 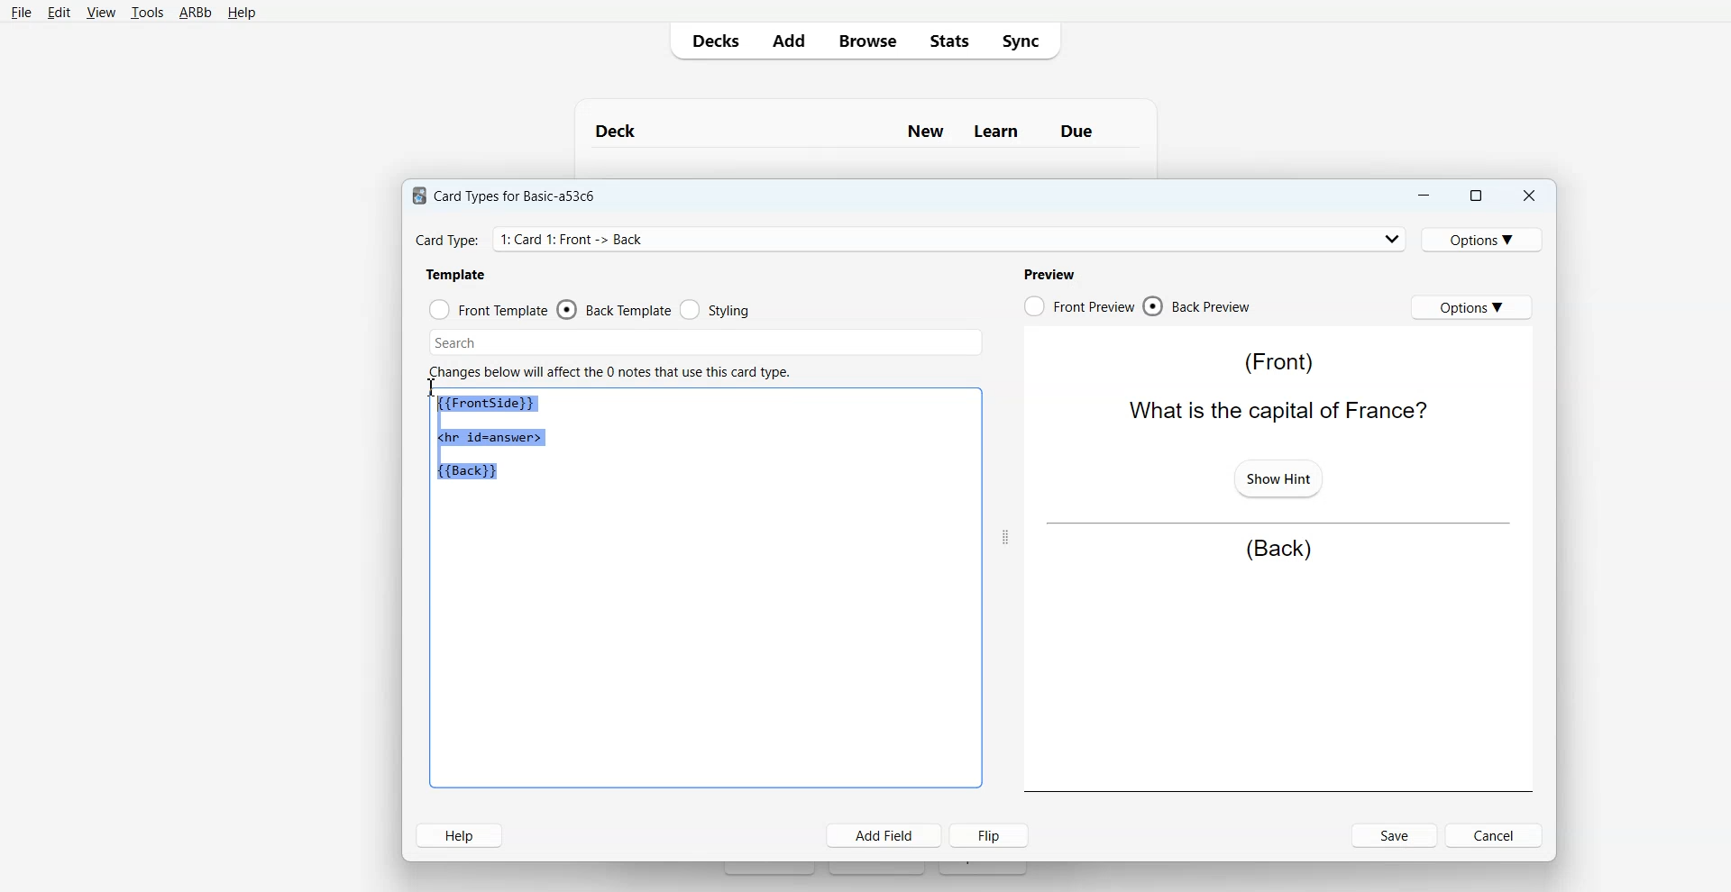 What do you see at coordinates (617, 372) in the screenshot?
I see `Changes below will affect the 0 notes that use this card type` at bounding box center [617, 372].